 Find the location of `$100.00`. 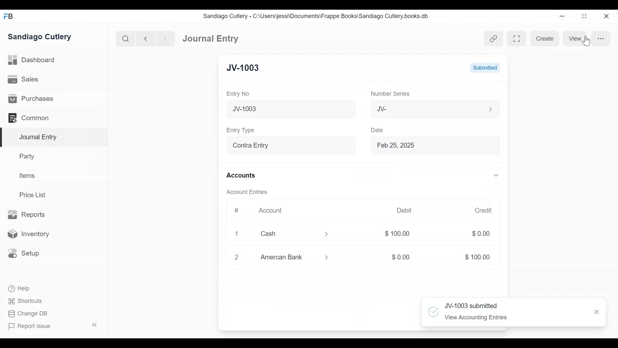

$100.00 is located at coordinates (394, 234).